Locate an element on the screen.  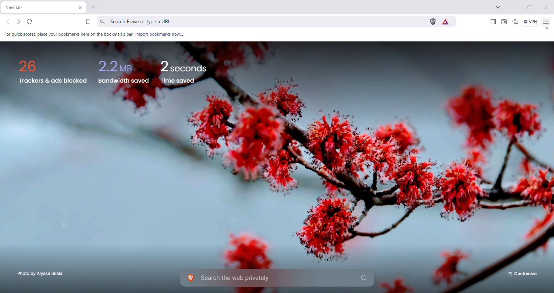
2.2 MBB Bandwidth saved is located at coordinates (123, 70).